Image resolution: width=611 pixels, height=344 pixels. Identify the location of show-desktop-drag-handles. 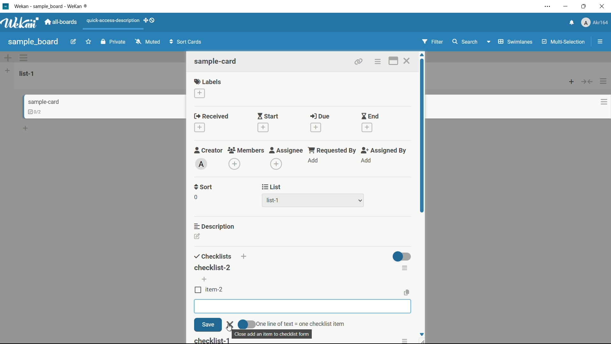
(150, 20).